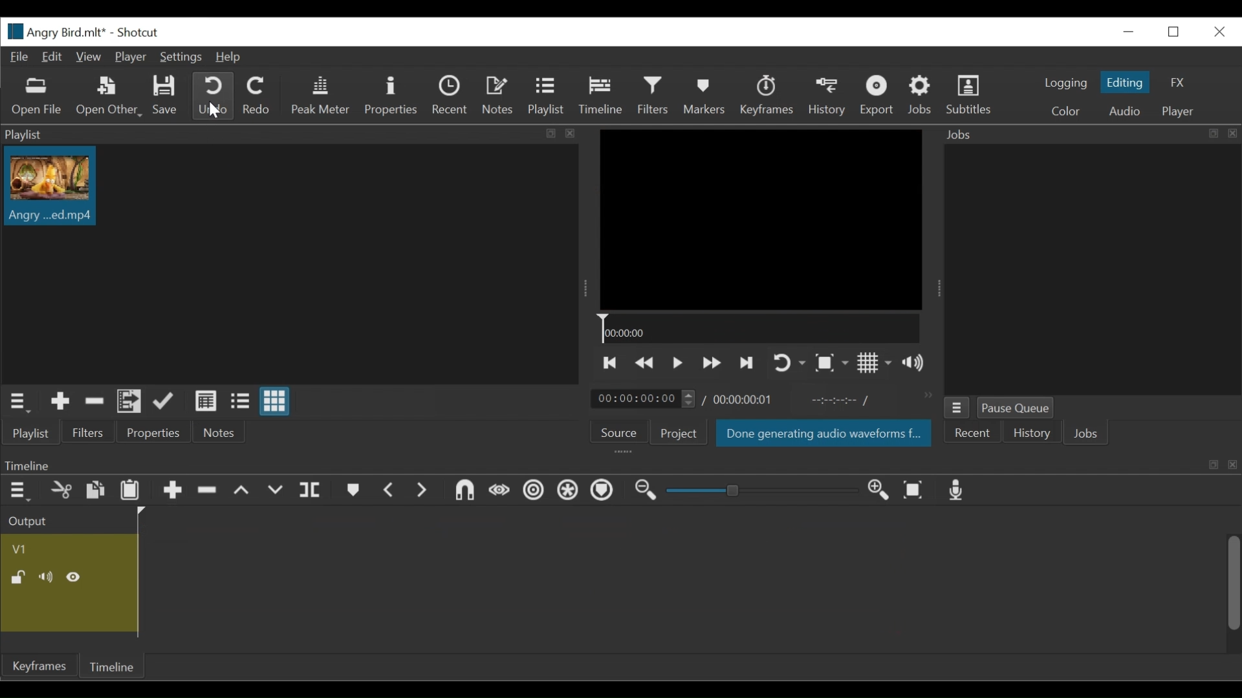 The width and height of the screenshot is (1242, 698). I want to click on Vertical Scroll bar, so click(1234, 583).